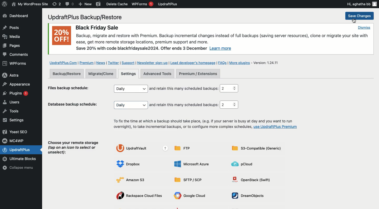 The image size is (379, 209). What do you see at coordinates (222, 63) in the screenshot?
I see `FAQs` at bounding box center [222, 63].